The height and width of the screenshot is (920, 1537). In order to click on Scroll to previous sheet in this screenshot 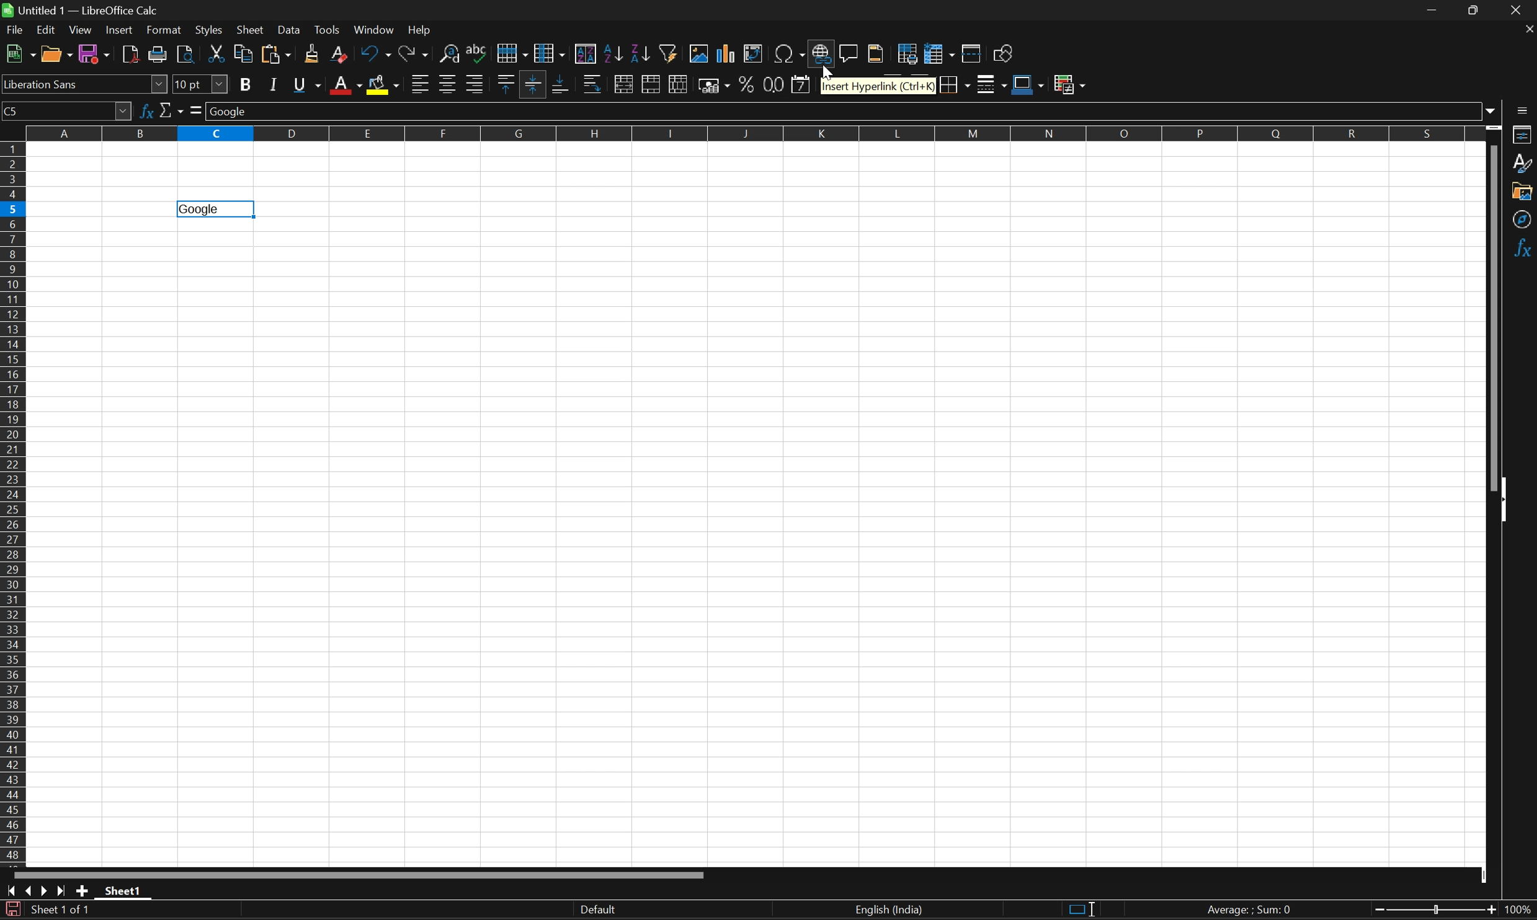, I will do `click(29, 891)`.